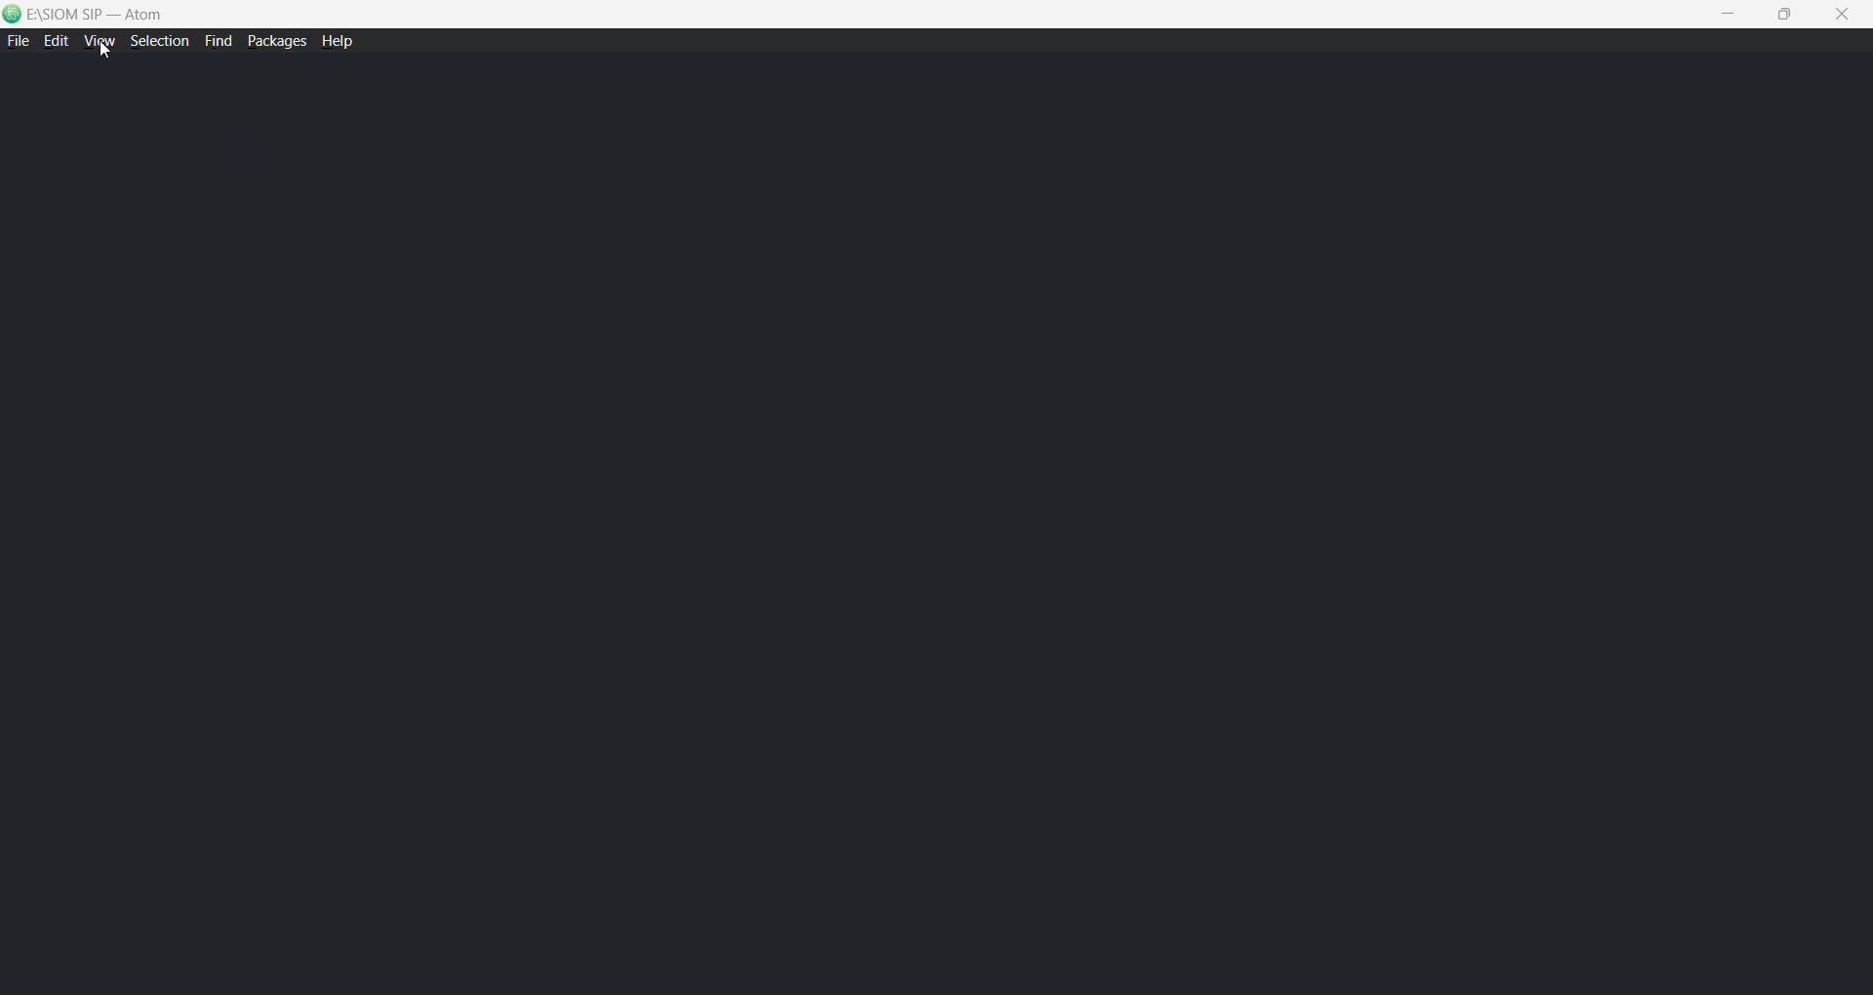 The image size is (1873, 995). What do you see at coordinates (14, 15) in the screenshot?
I see `logo` at bounding box center [14, 15].